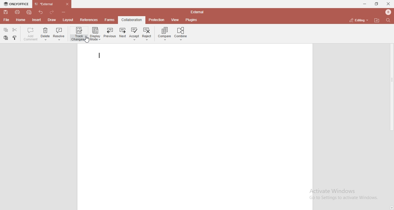 This screenshot has height=210, width=394. What do you see at coordinates (7, 20) in the screenshot?
I see `file` at bounding box center [7, 20].